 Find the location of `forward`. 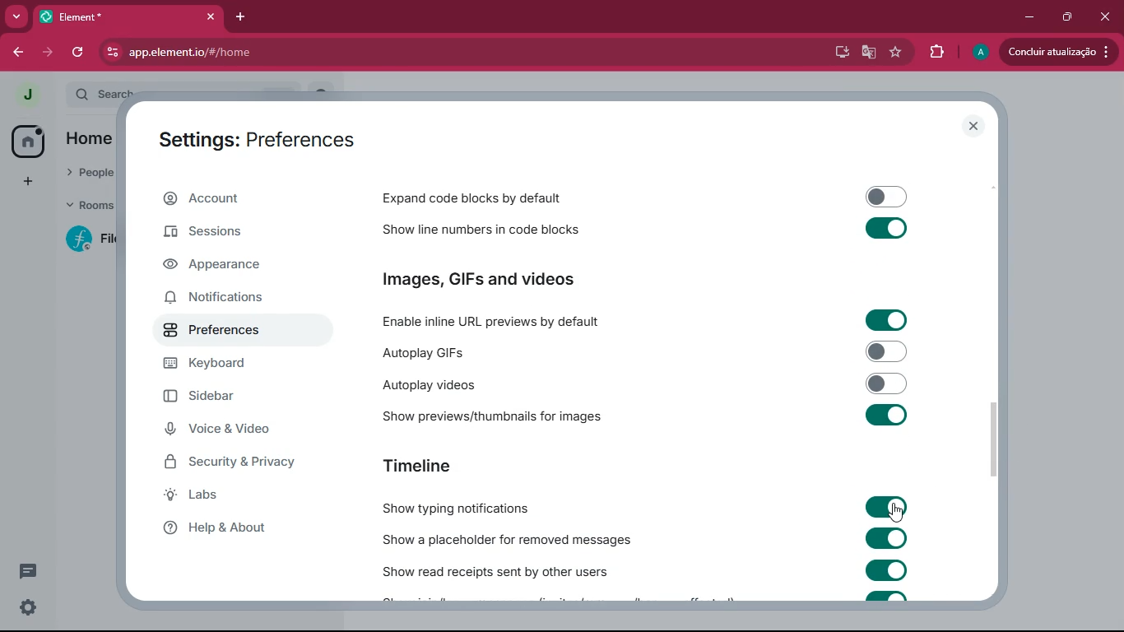

forward is located at coordinates (16, 53).